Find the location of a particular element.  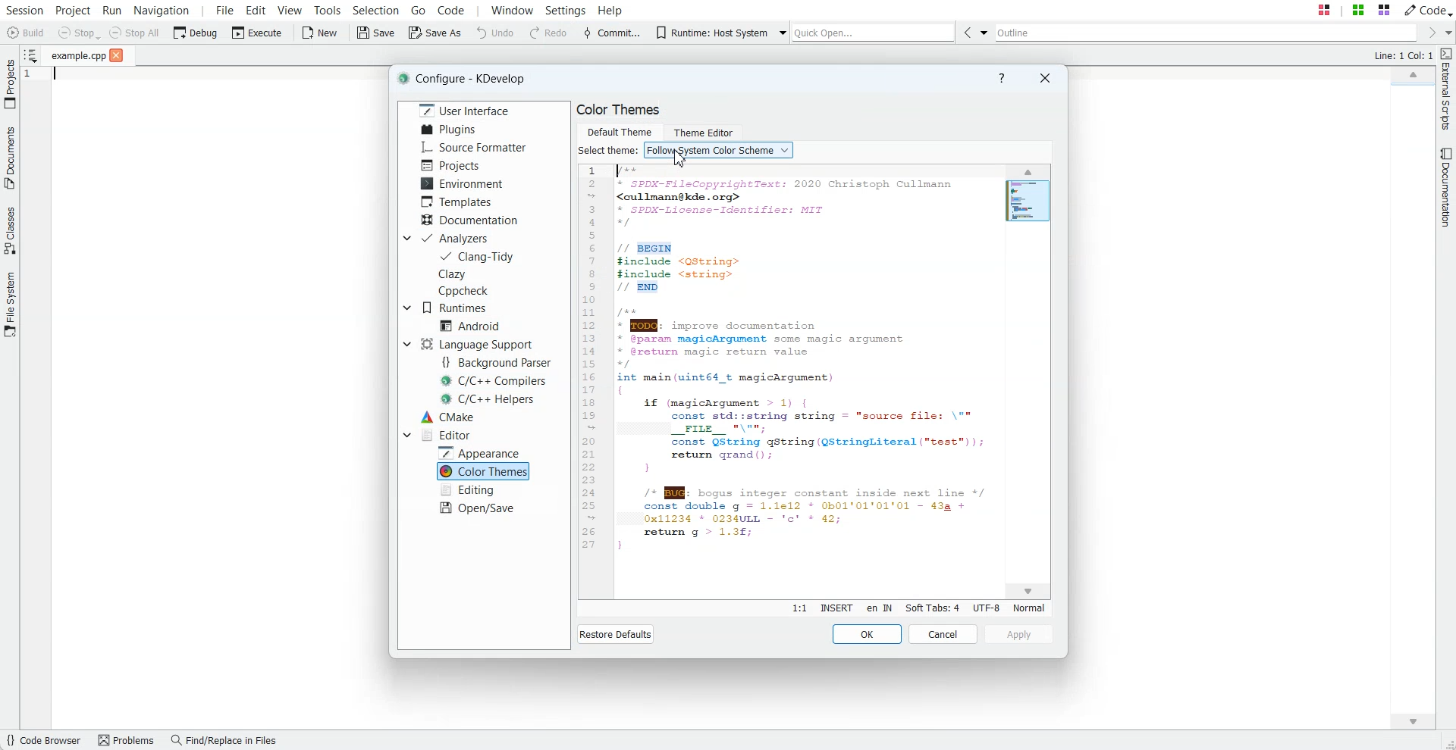

Open/Save is located at coordinates (478, 508).